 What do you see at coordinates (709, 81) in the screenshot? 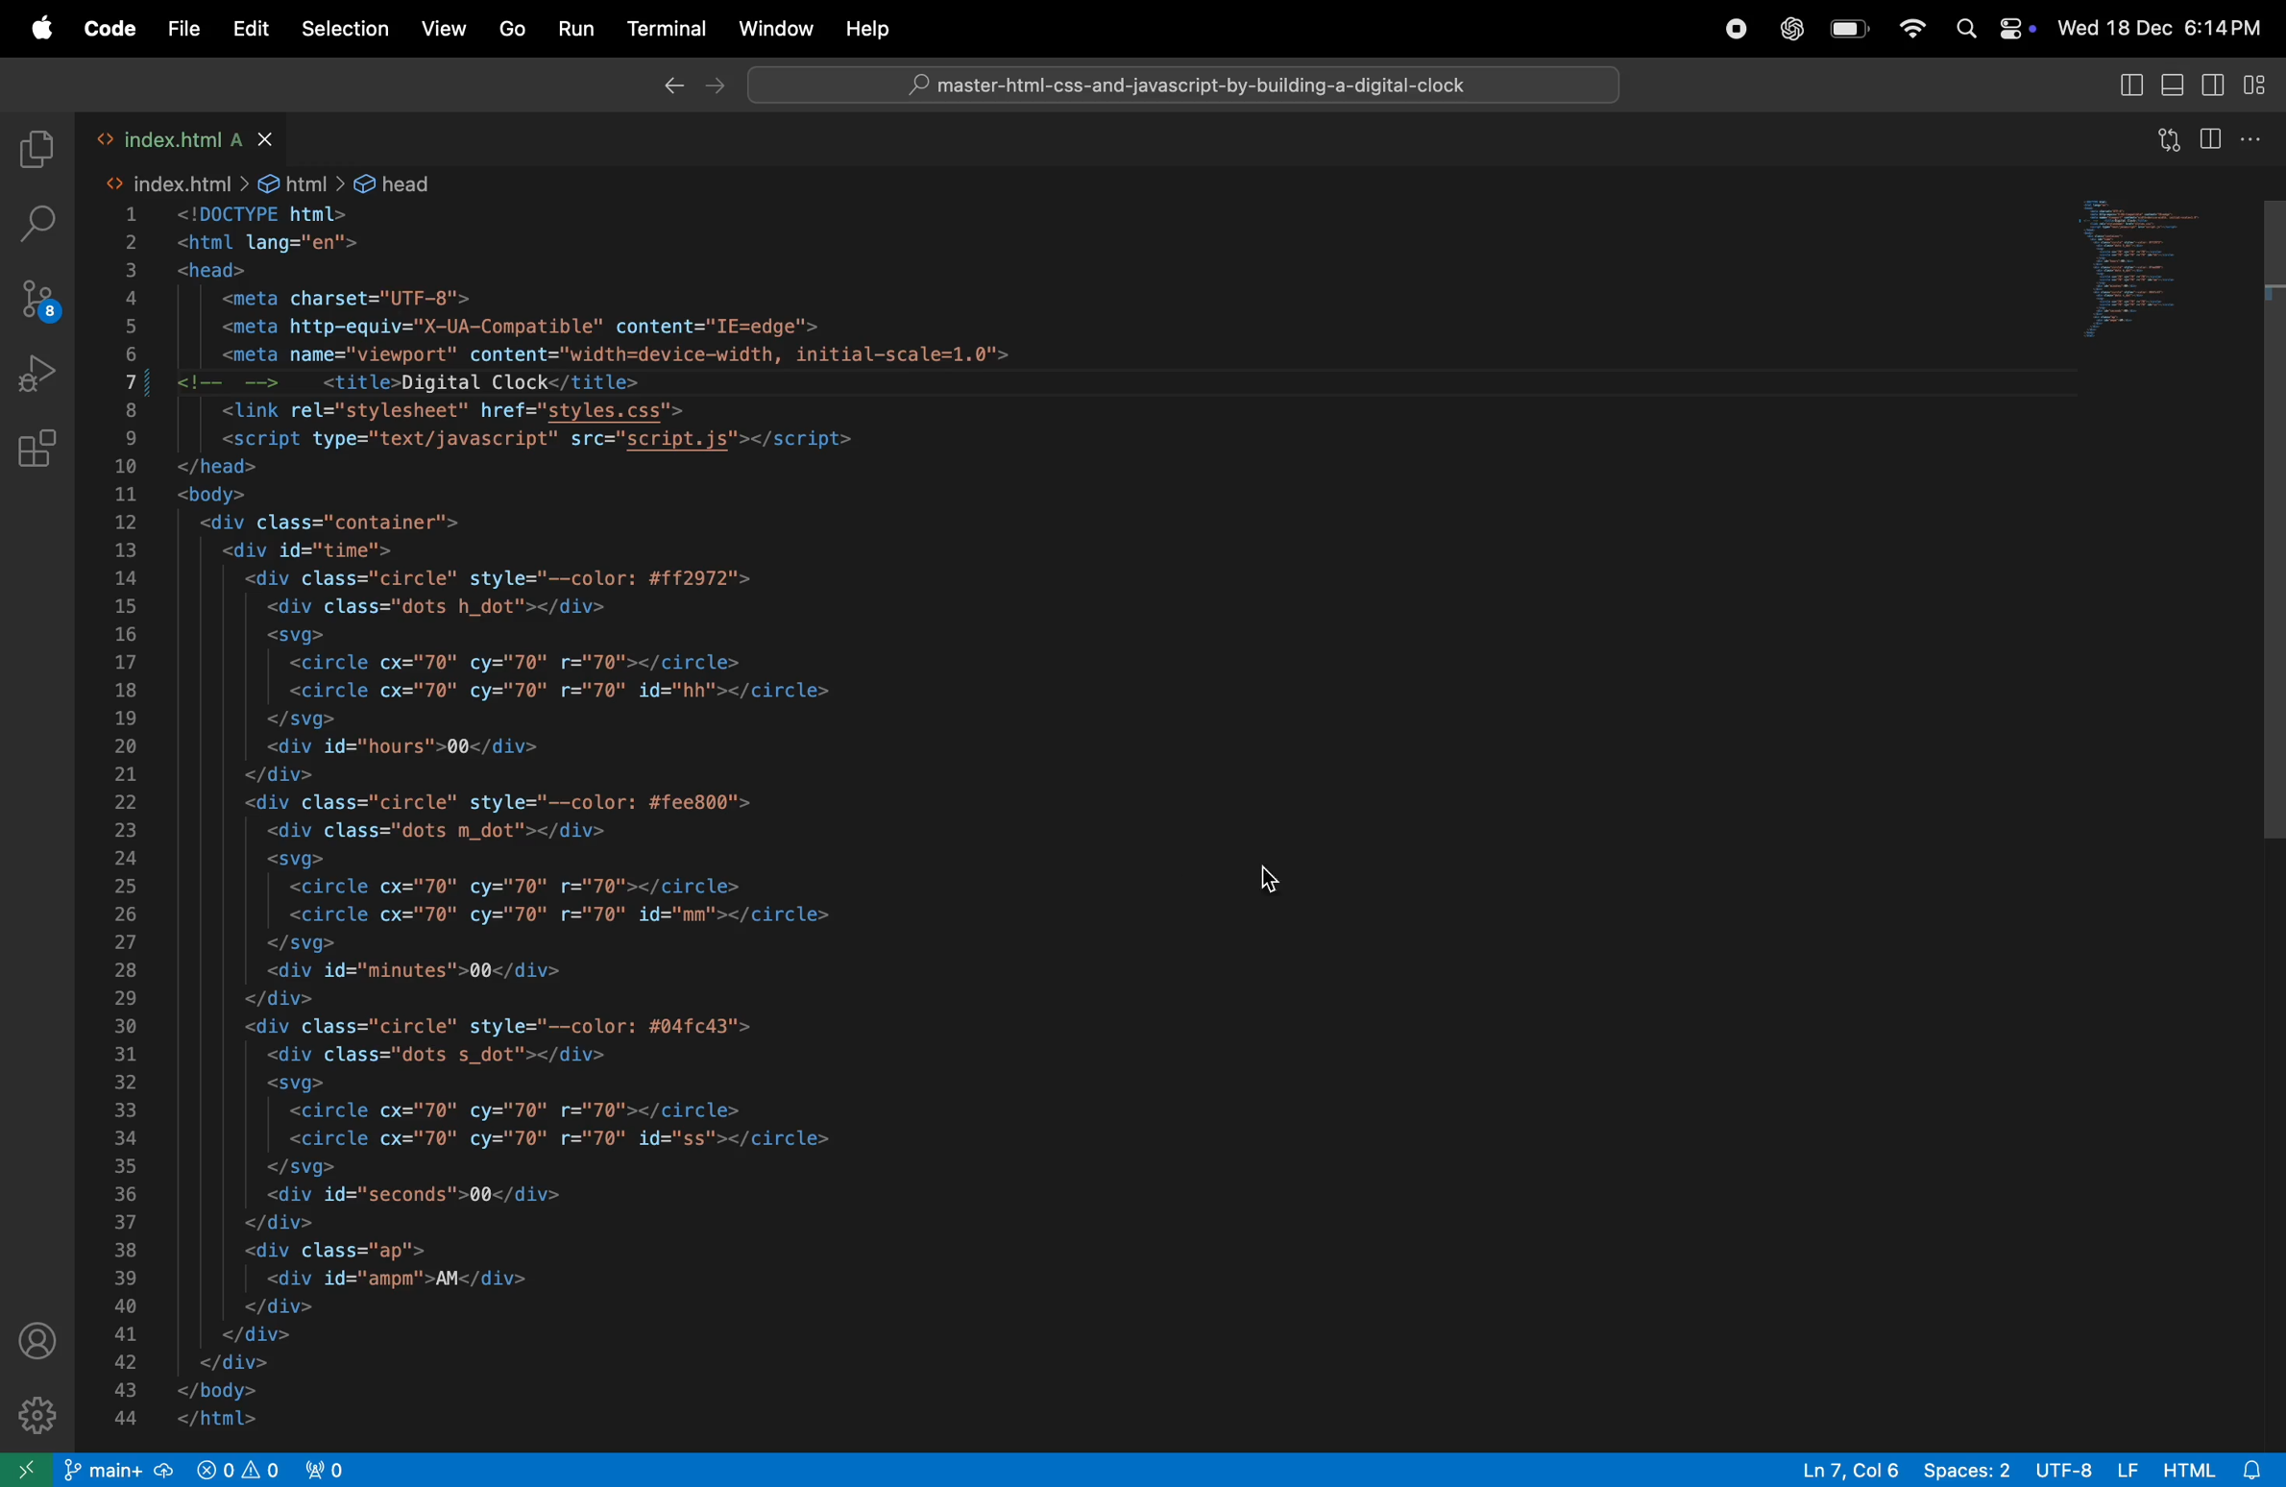
I see `Back` at bounding box center [709, 81].